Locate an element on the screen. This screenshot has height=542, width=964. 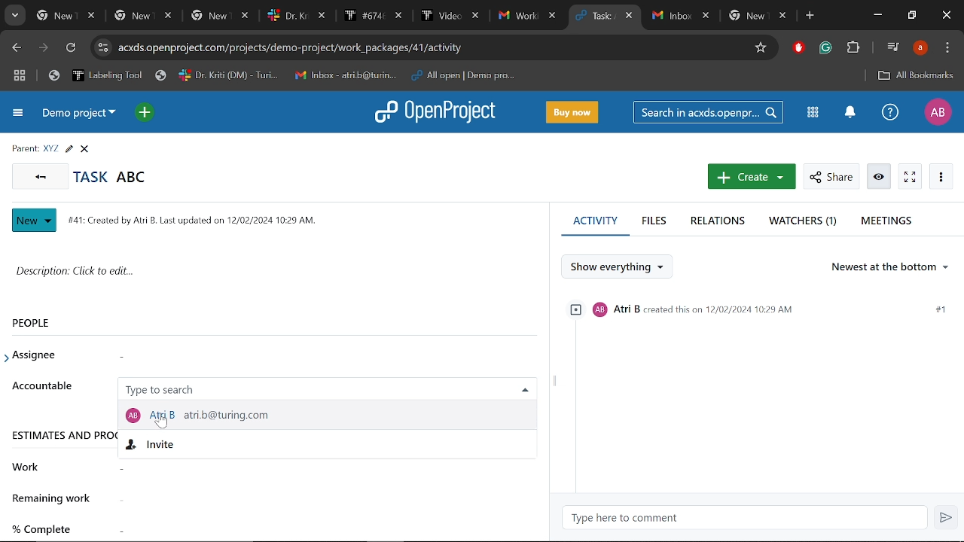
Current tab is located at coordinates (595, 16).